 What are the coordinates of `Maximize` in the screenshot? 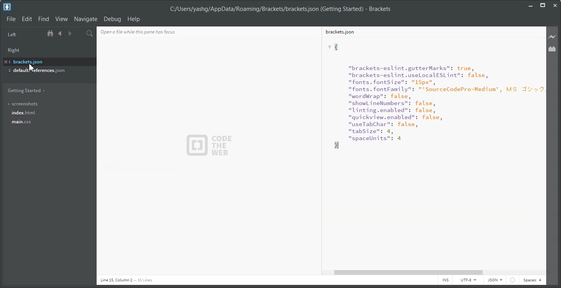 It's located at (543, 5).